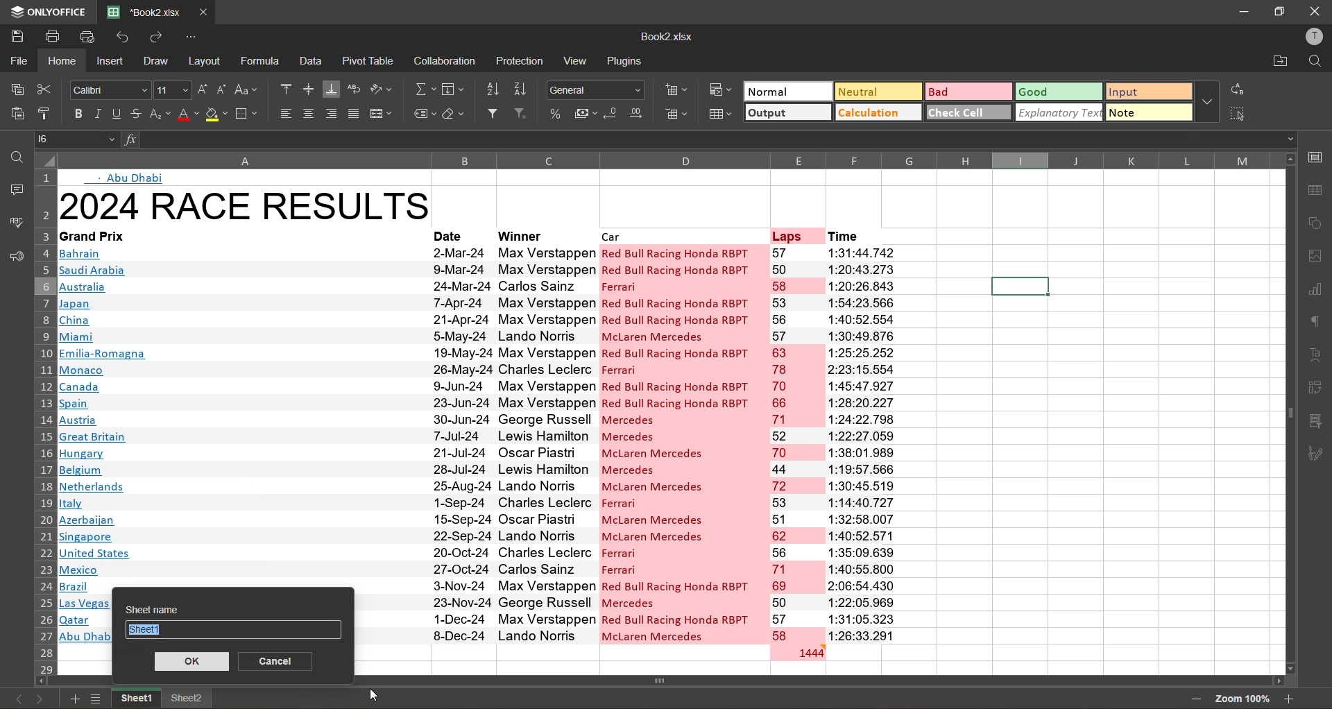 The image size is (1332, 709). I want to click on undo, so click(126, 37).